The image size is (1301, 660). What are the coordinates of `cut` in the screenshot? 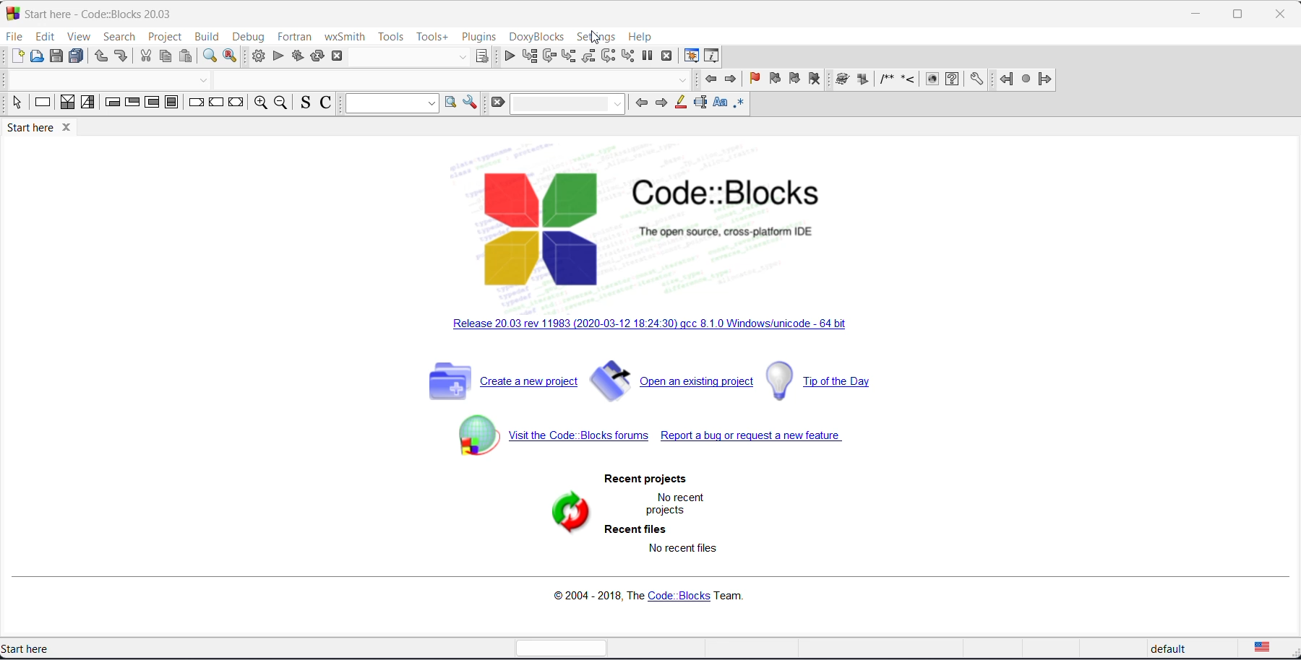 It's located at (147, 56).